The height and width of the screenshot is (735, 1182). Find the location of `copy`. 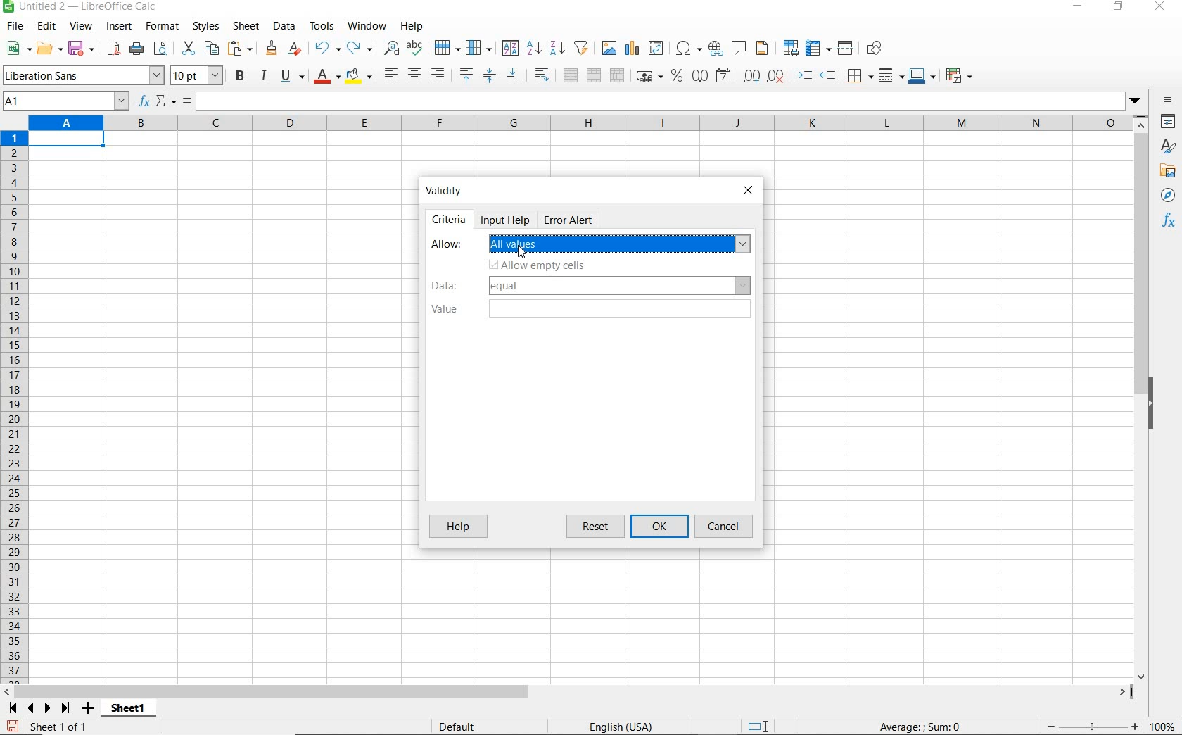

copy is located at coordinates (212, 48).